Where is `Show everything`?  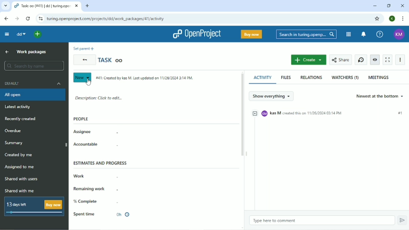 Show everything is located at coordinates (272, 96).